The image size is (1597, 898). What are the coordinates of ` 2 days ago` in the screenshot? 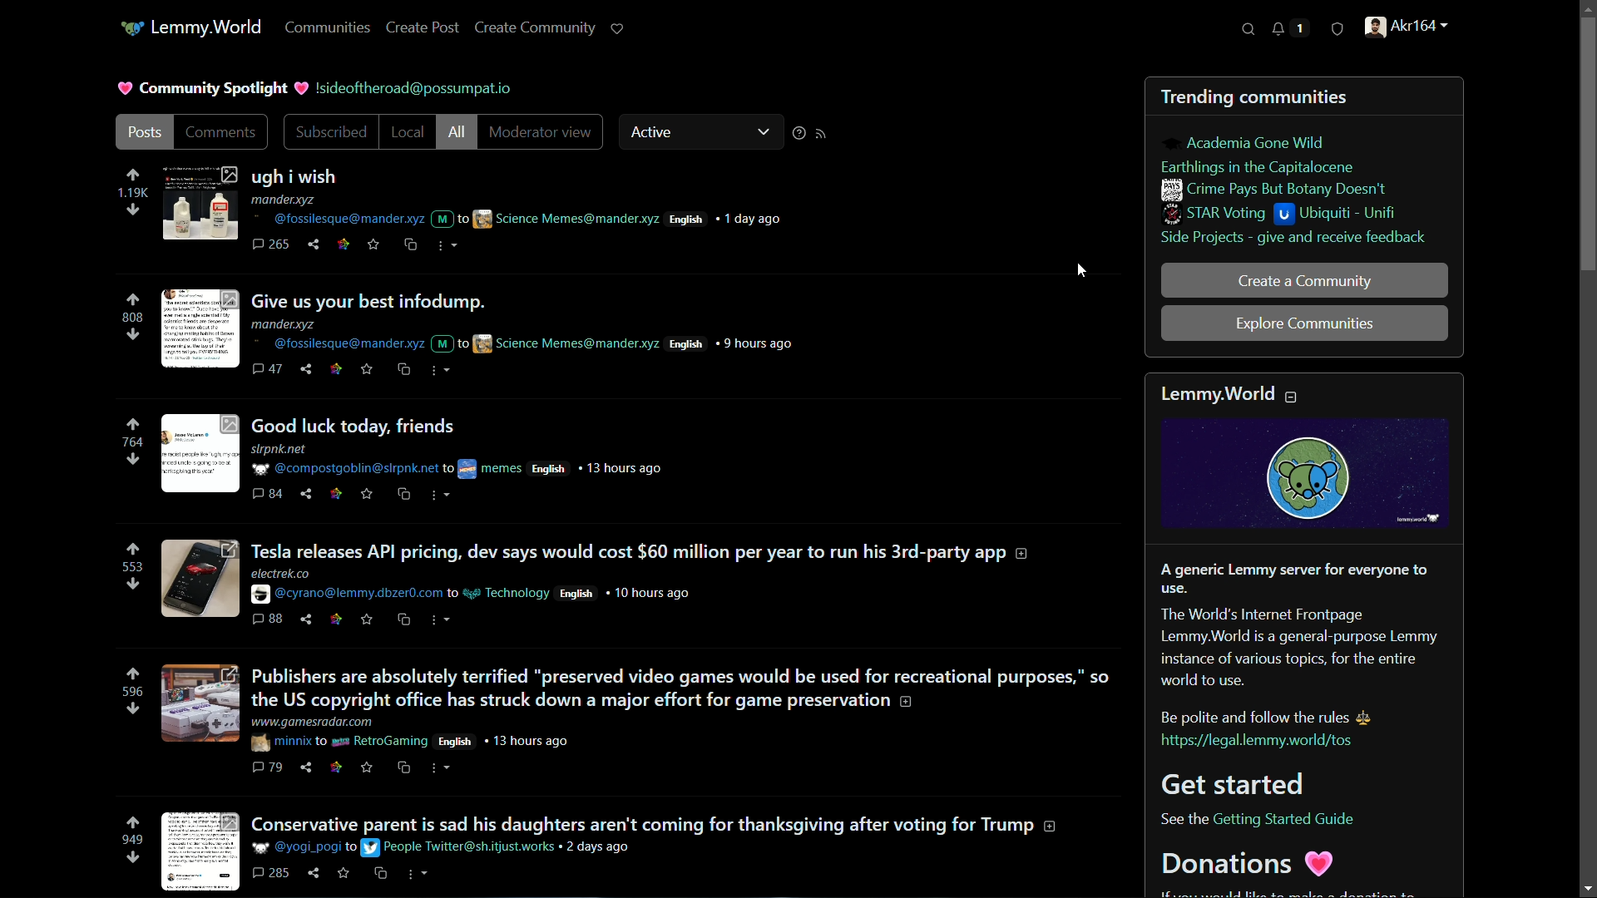 It's located at (596, 847).